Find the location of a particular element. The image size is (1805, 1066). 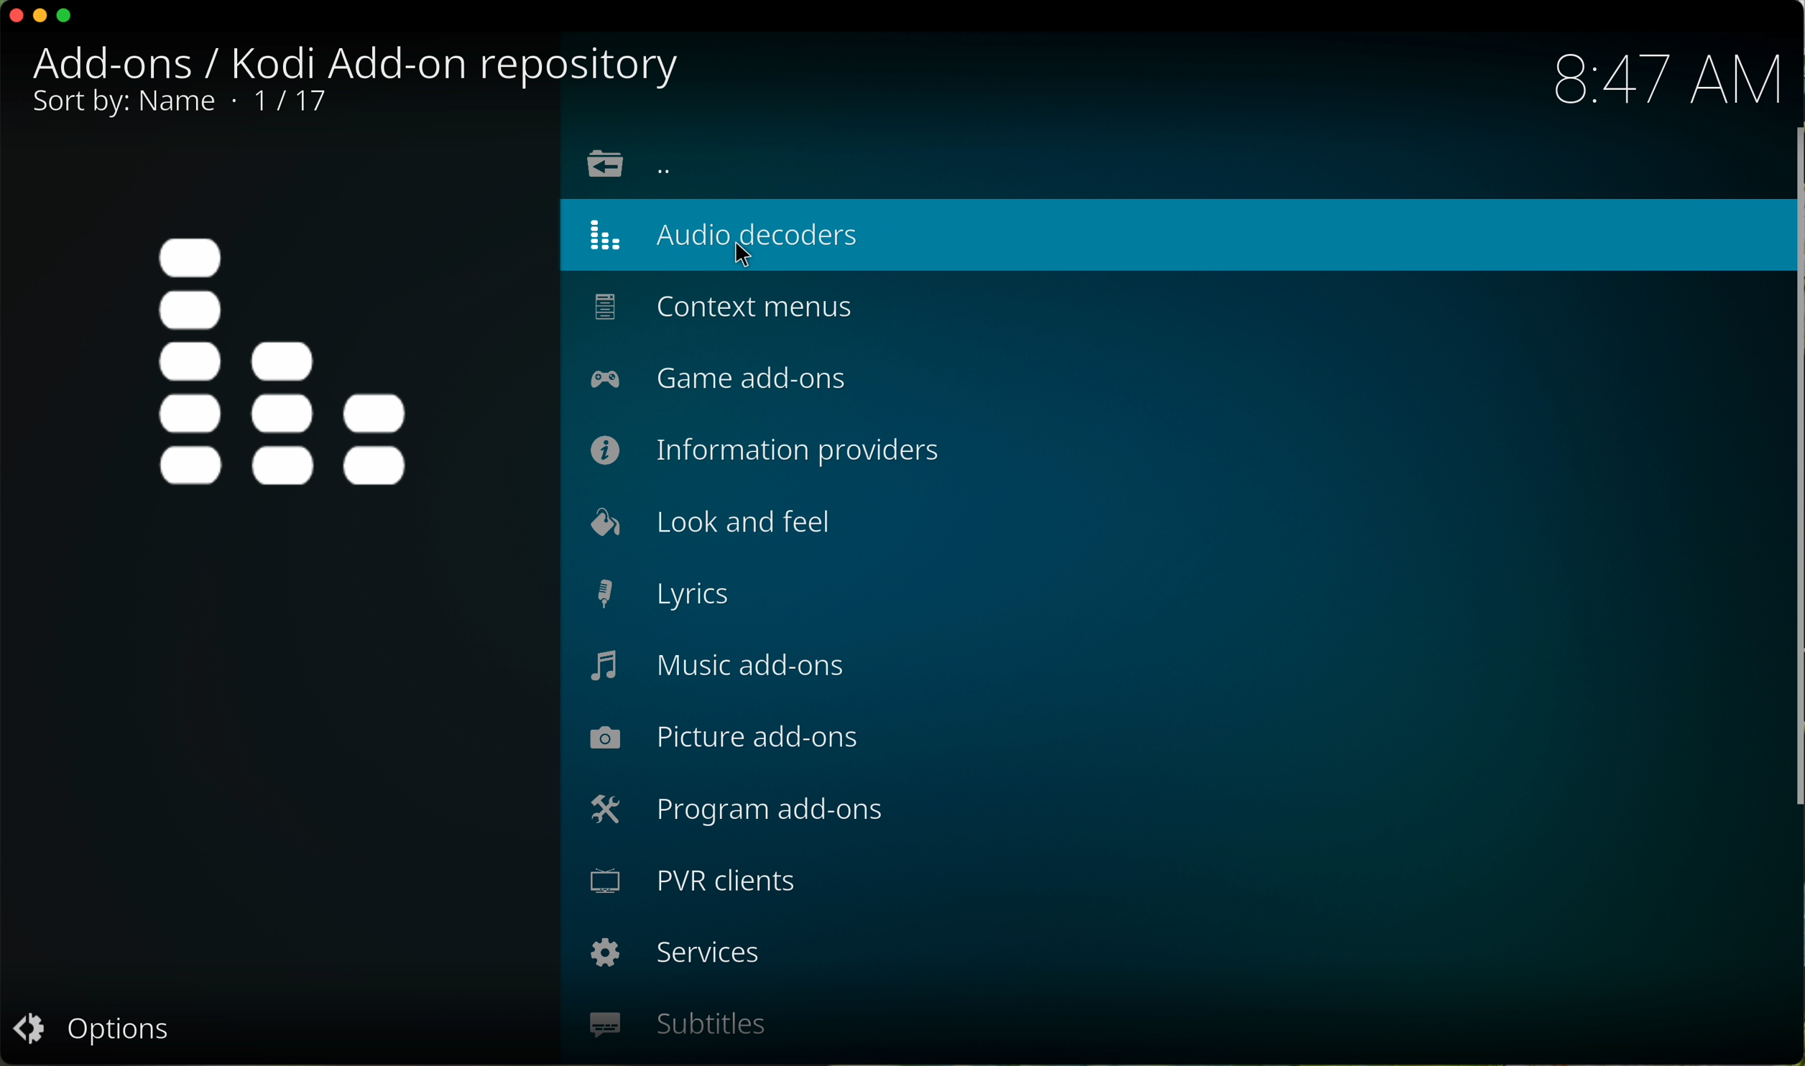

context menus is located at coordinates (719, 307).